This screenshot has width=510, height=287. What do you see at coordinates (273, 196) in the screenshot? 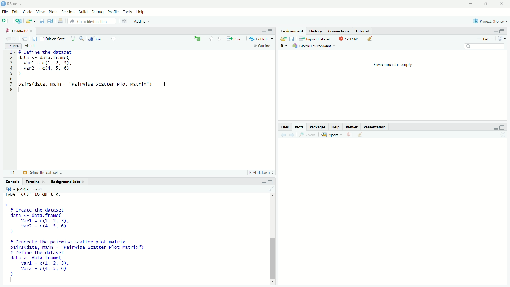
I see `Up` at bounding box center [273, 196].